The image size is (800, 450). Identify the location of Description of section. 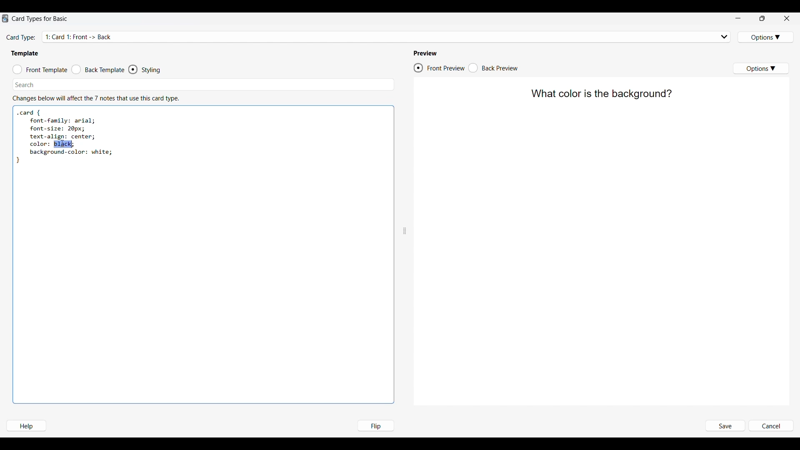
(96, 98).